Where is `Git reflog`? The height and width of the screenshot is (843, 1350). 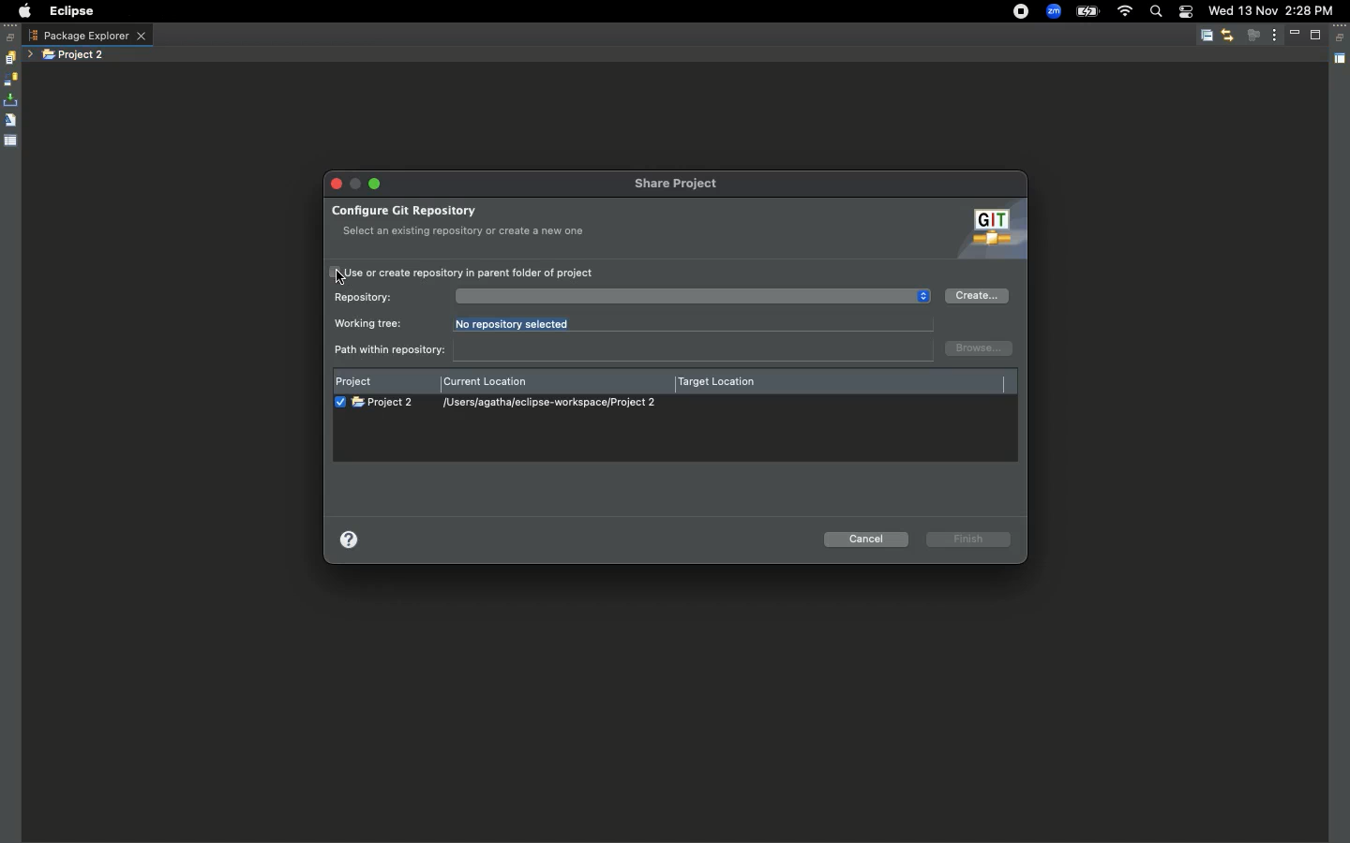 Git reflog is located at coordinates (10, 122).